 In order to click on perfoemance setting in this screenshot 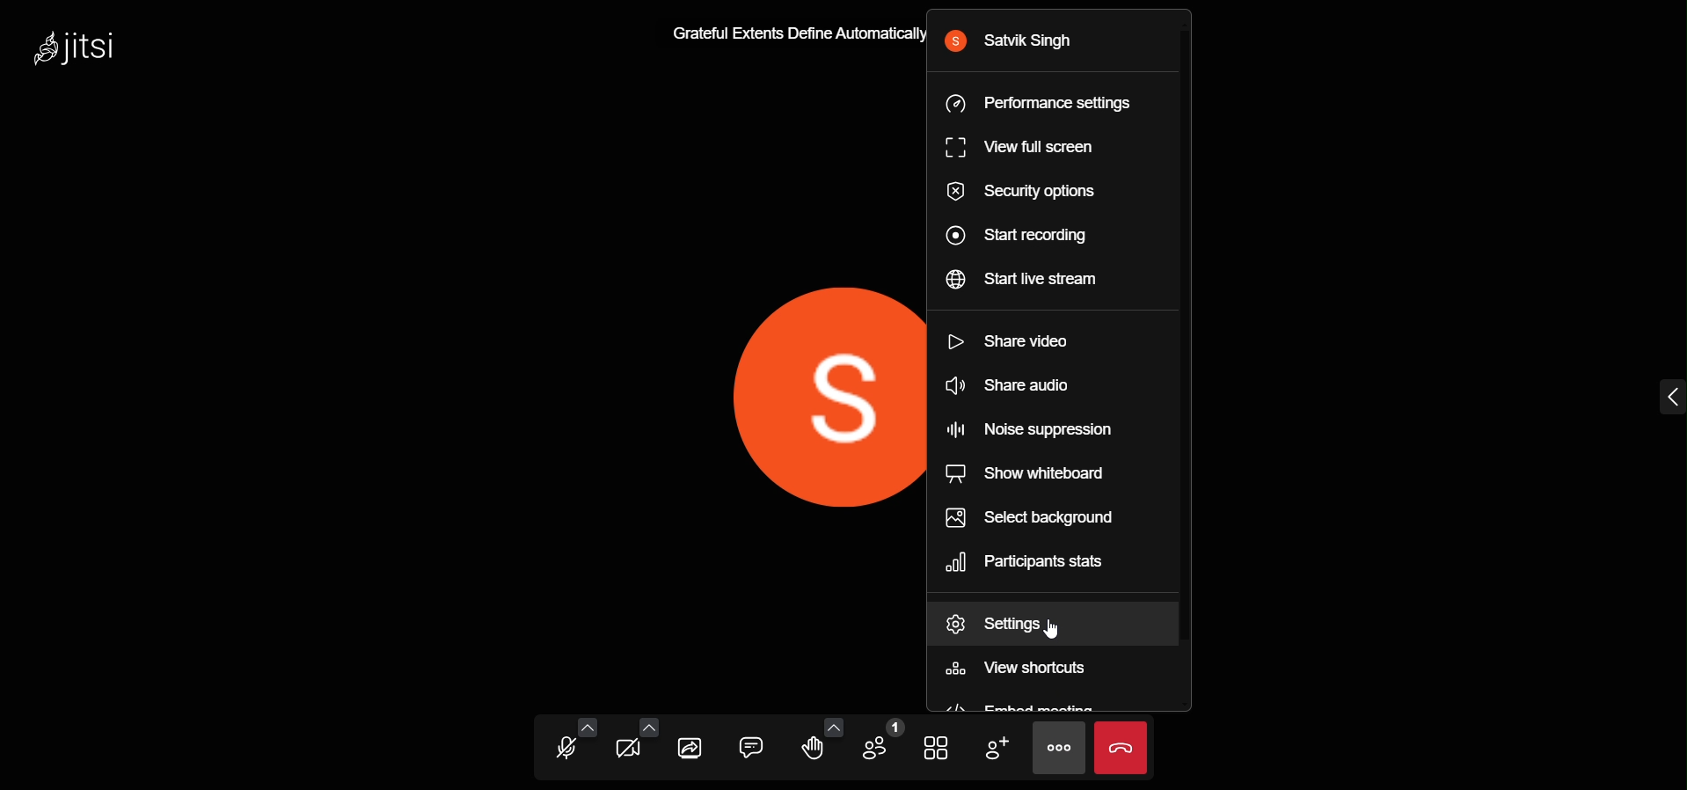, I will do `click(1040, 105)`.